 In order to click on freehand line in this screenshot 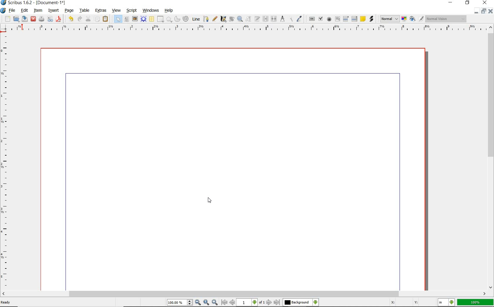, I will do `click(214, 19)`.